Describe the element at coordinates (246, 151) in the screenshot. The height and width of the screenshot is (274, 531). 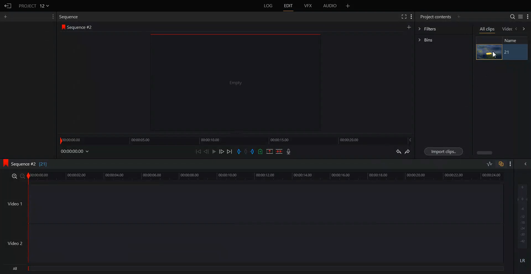
I see `Remove all mark` at that location.